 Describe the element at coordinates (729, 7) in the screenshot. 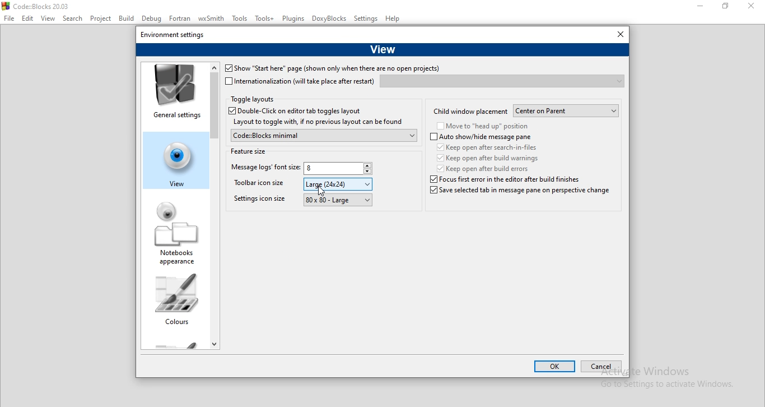

I see `restore` at that location.